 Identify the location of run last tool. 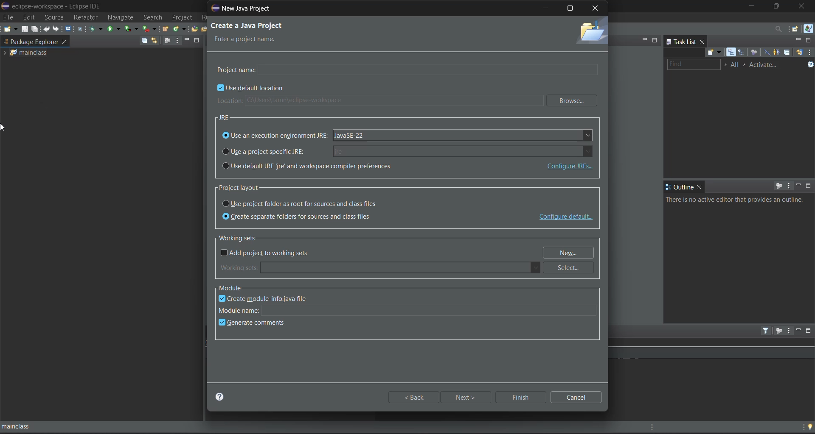
(149, 28).